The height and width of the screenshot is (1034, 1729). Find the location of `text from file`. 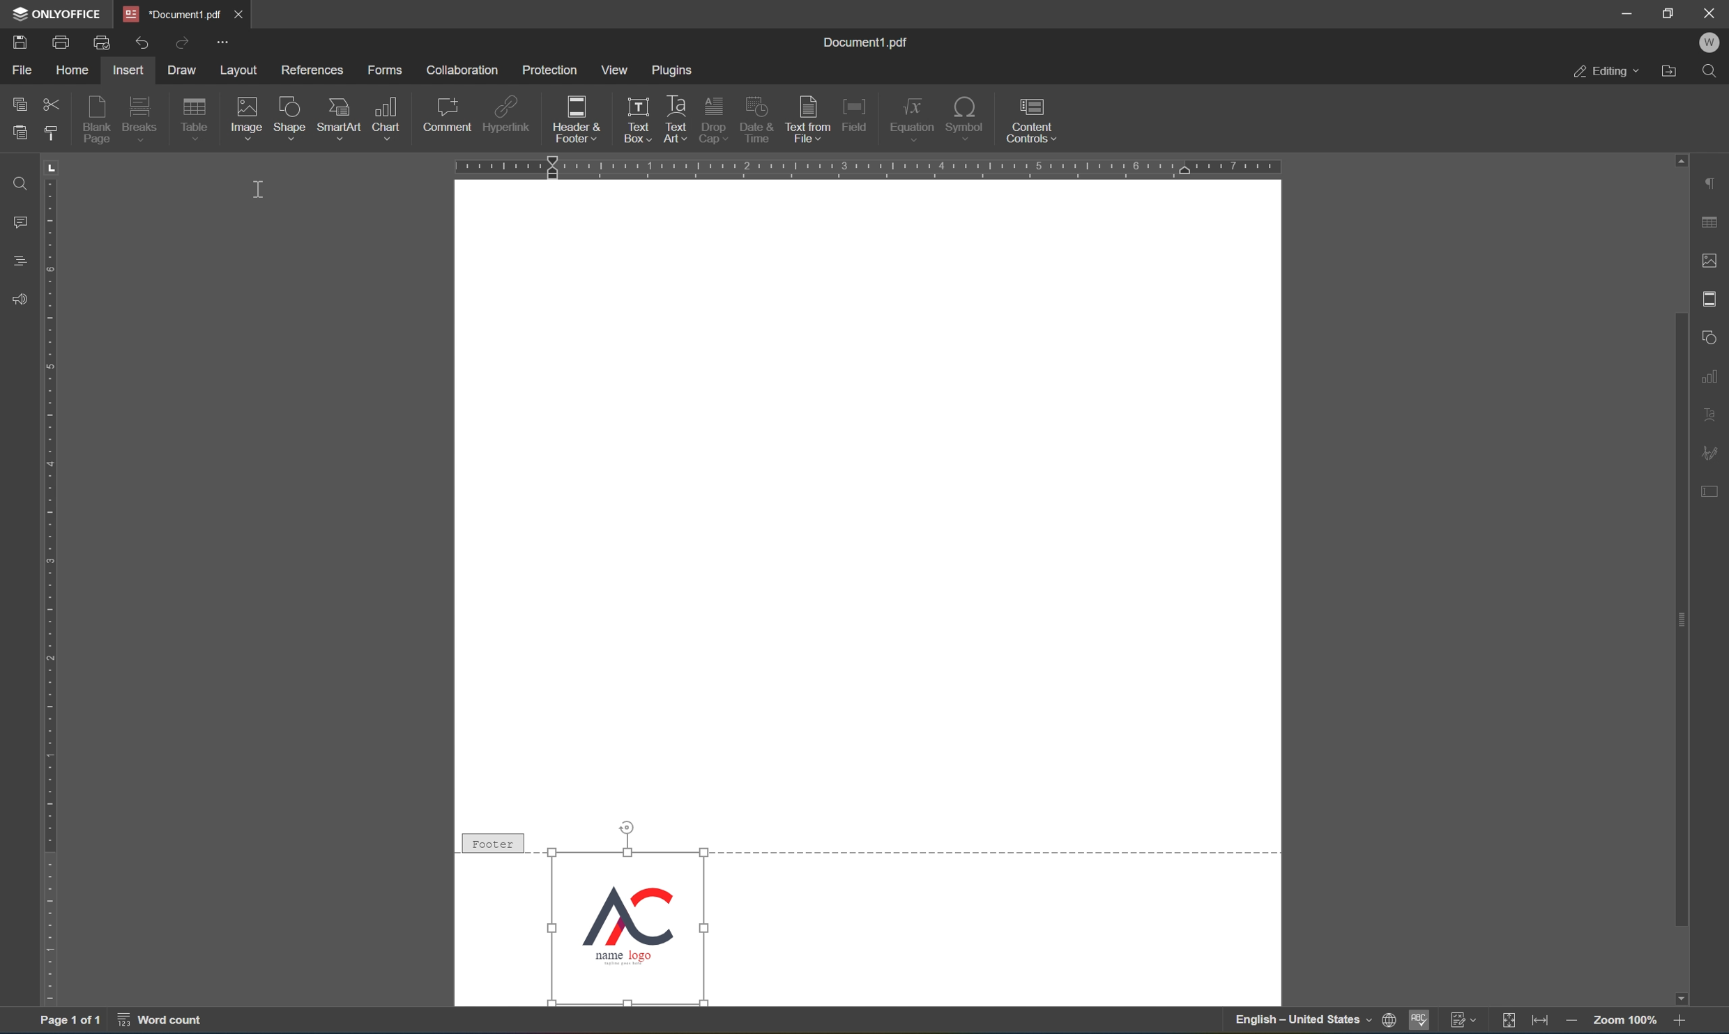

text from file is located at coordinates (809, 118).